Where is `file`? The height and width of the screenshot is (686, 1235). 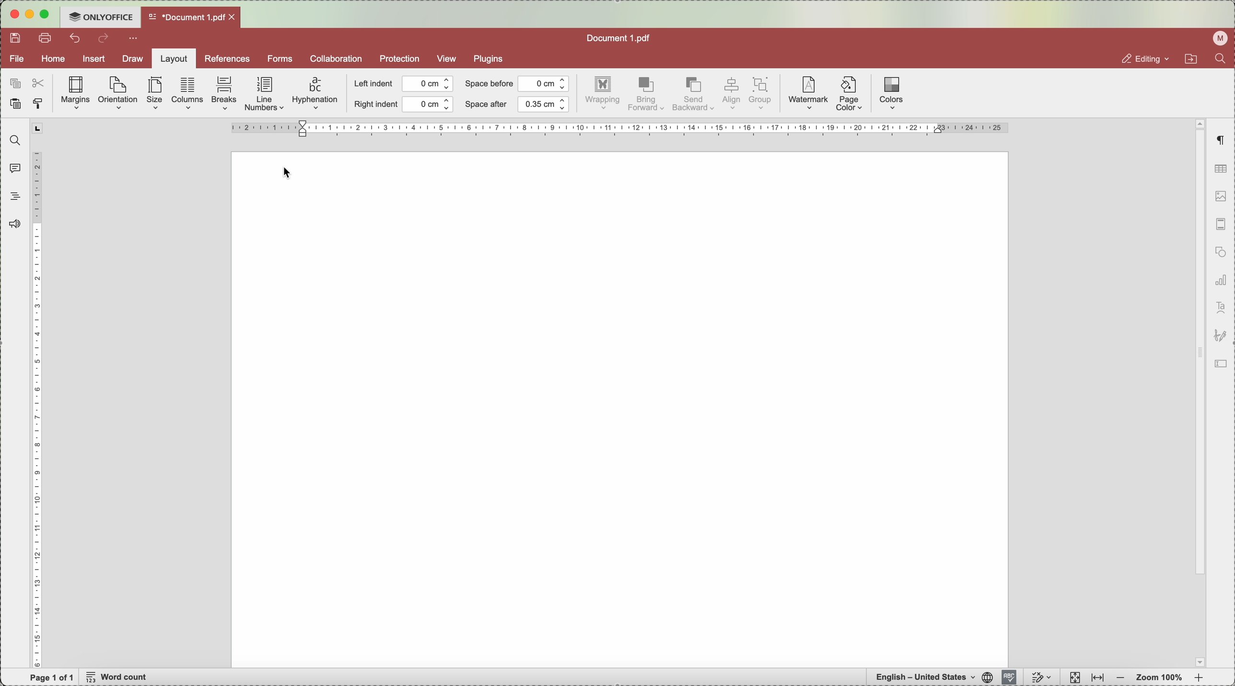
file is located at coordinates (17, 59).